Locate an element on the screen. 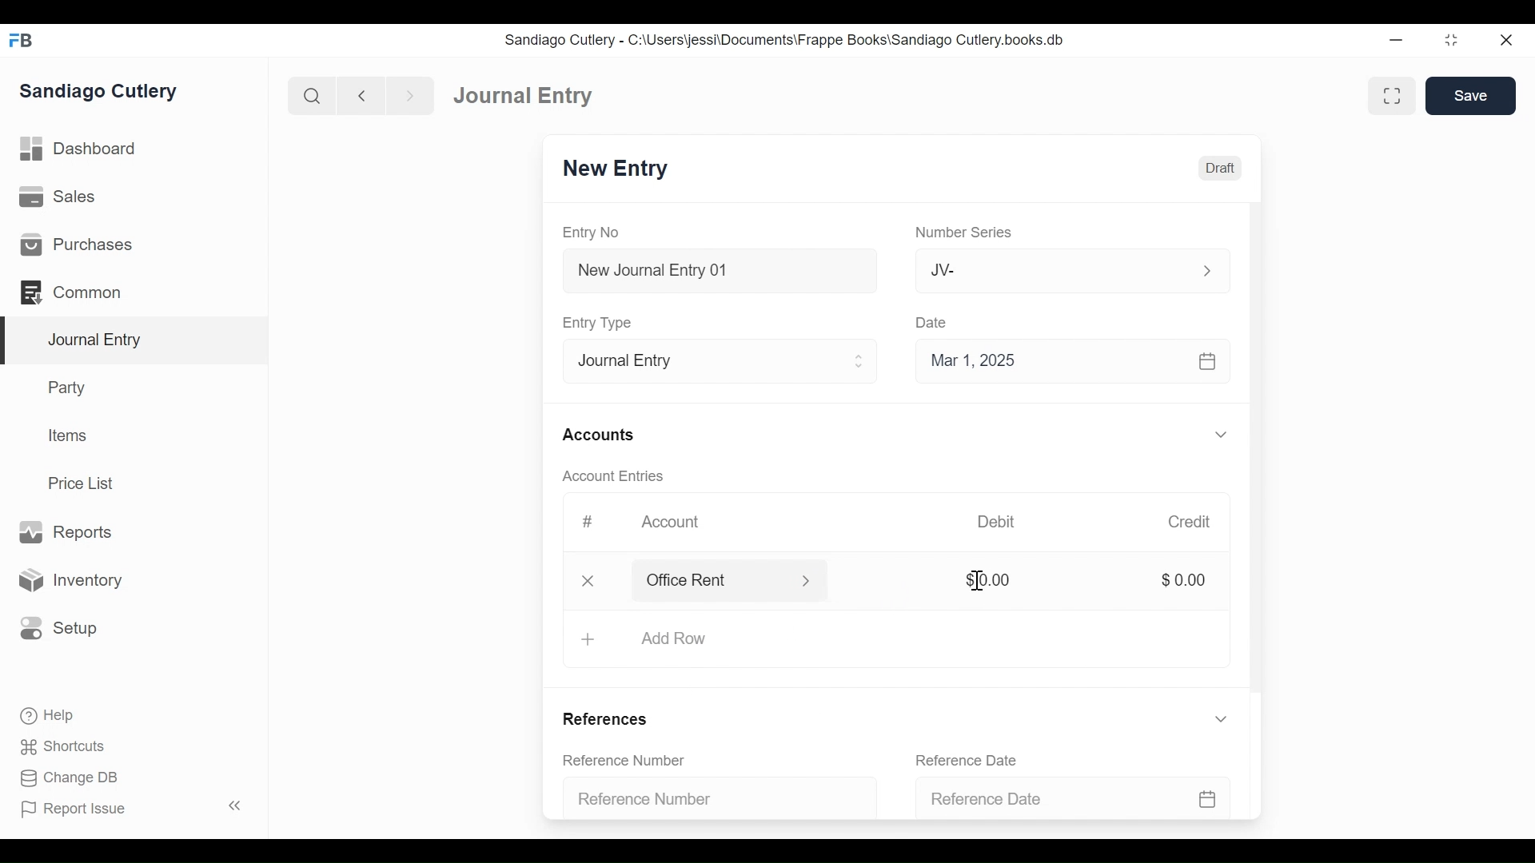 The image size is (1535, 863). Reference Number is located at coordinates (627, 758).